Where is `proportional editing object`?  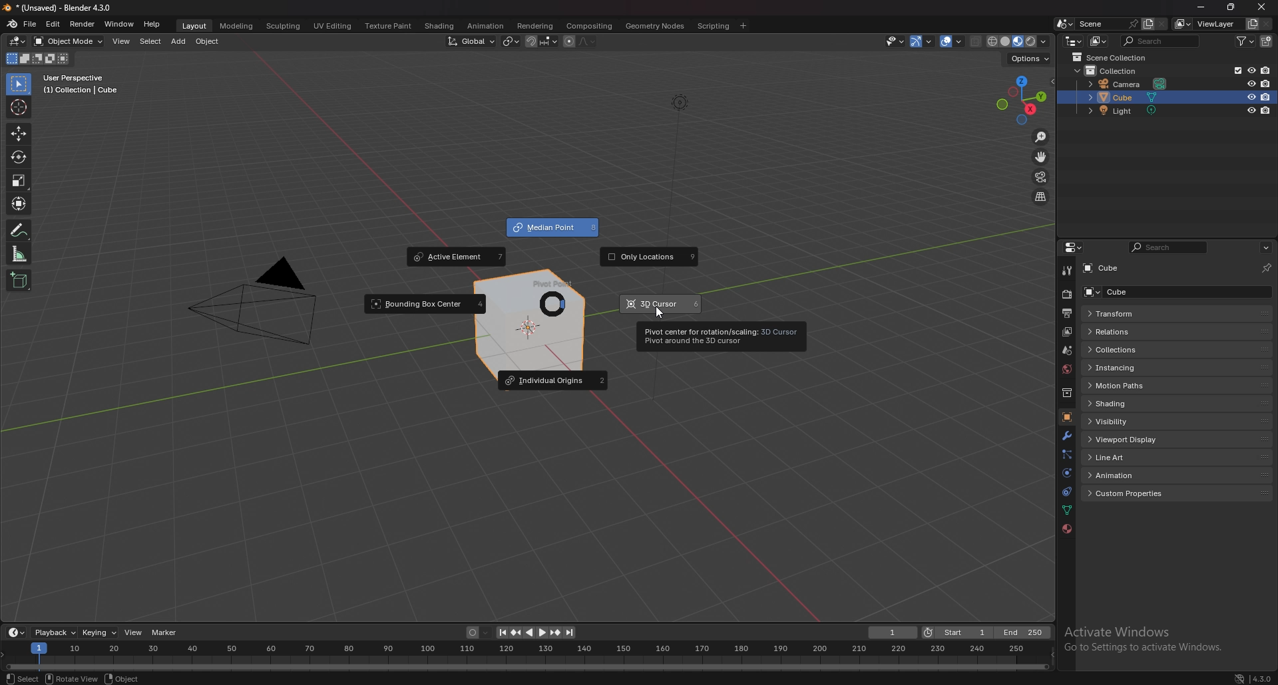 proportional editing object is located at coordinates (570, 42).